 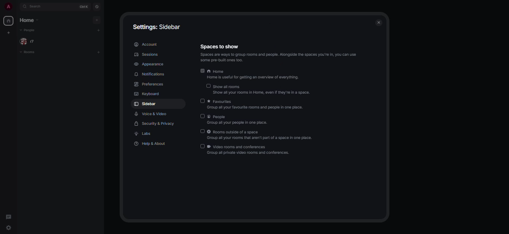 What do you see at coordinates (151, 84) in the screenshot?
I see `preferences` at bounding box center [151, 84].